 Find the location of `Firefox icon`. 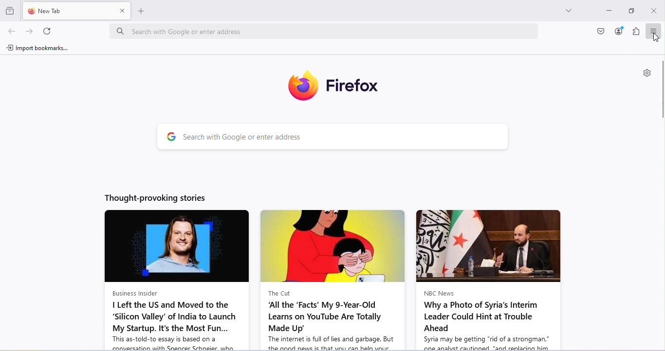

Firefox icon is located at coordinates (326, 83).